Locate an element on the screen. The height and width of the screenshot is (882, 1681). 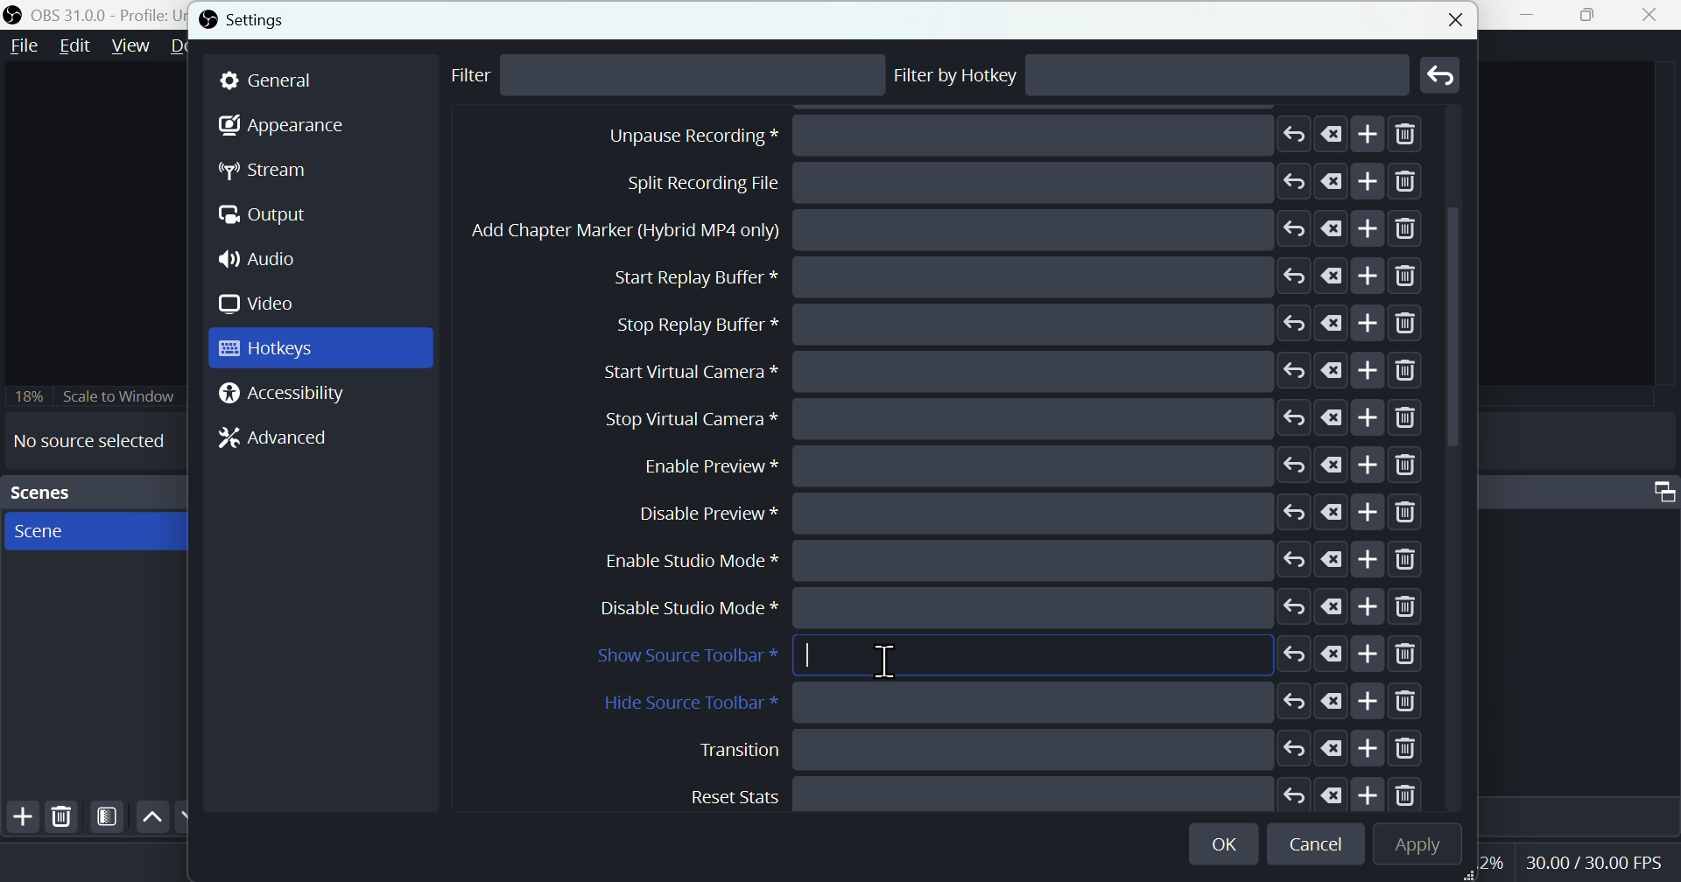
Height source toolbar is located at coordinates (1013, 703).